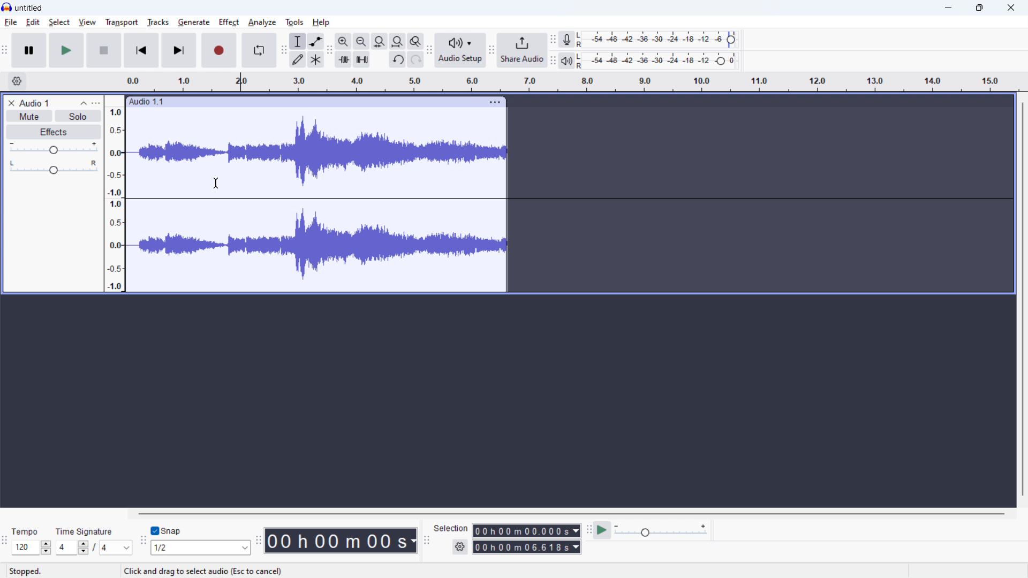  I want to click on Tempo, so click(27, 531).